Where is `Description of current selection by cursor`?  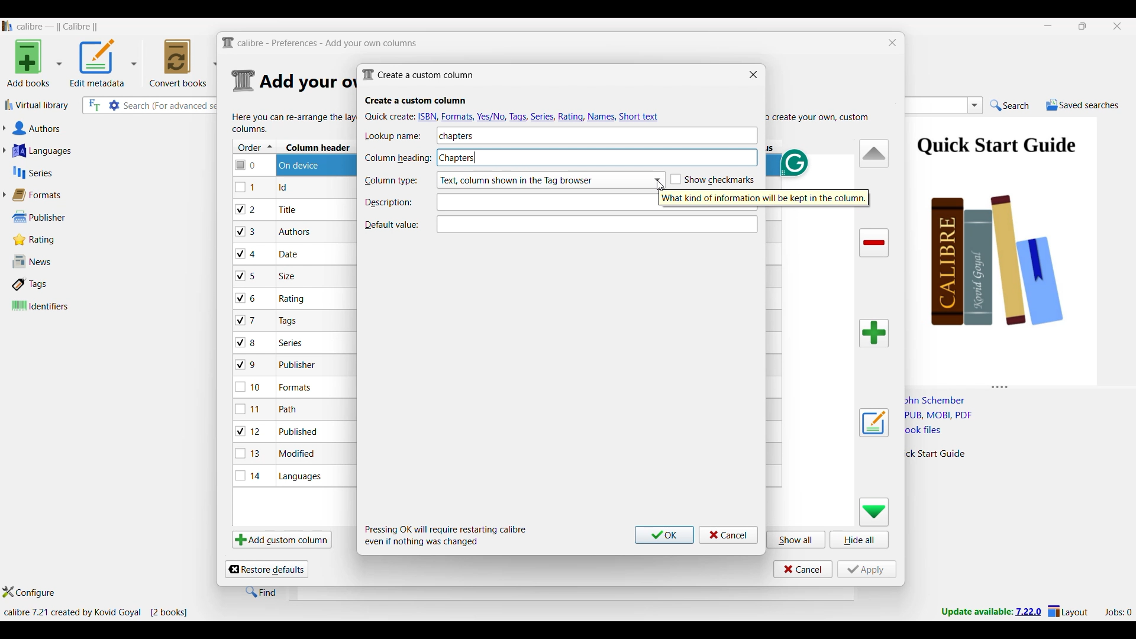
Description of current selection by cursor is located at coordinates (764, 197).